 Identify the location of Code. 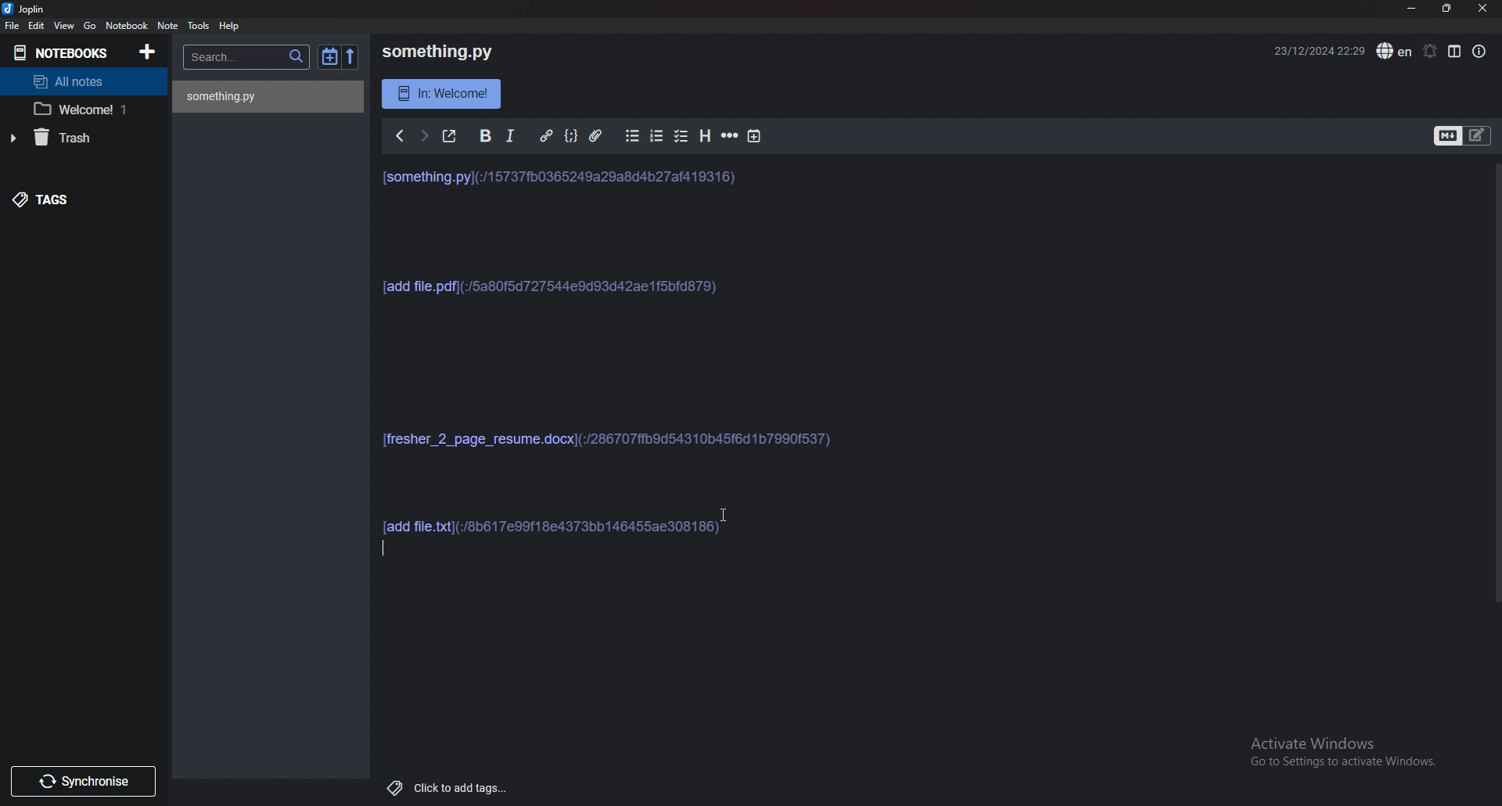
(572, 135).